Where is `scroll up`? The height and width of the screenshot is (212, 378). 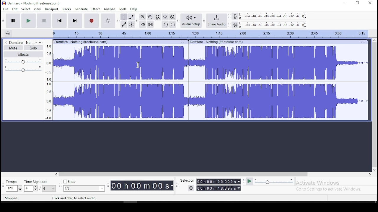 scroll up is located at coordinates (375, 40).